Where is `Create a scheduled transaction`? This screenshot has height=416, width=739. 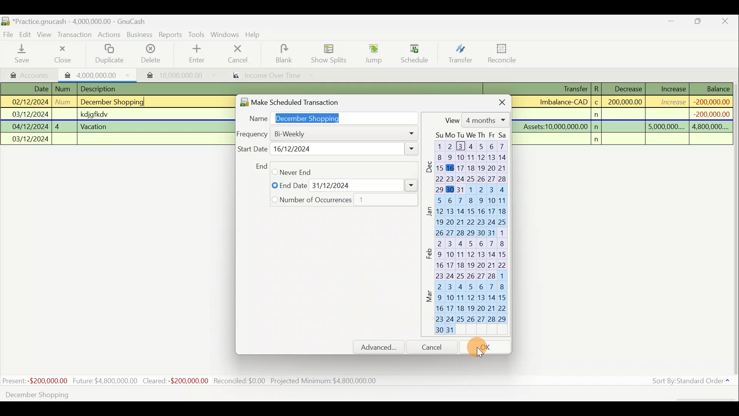
Create a scheduled transaction is located at coordinates (234, 394).